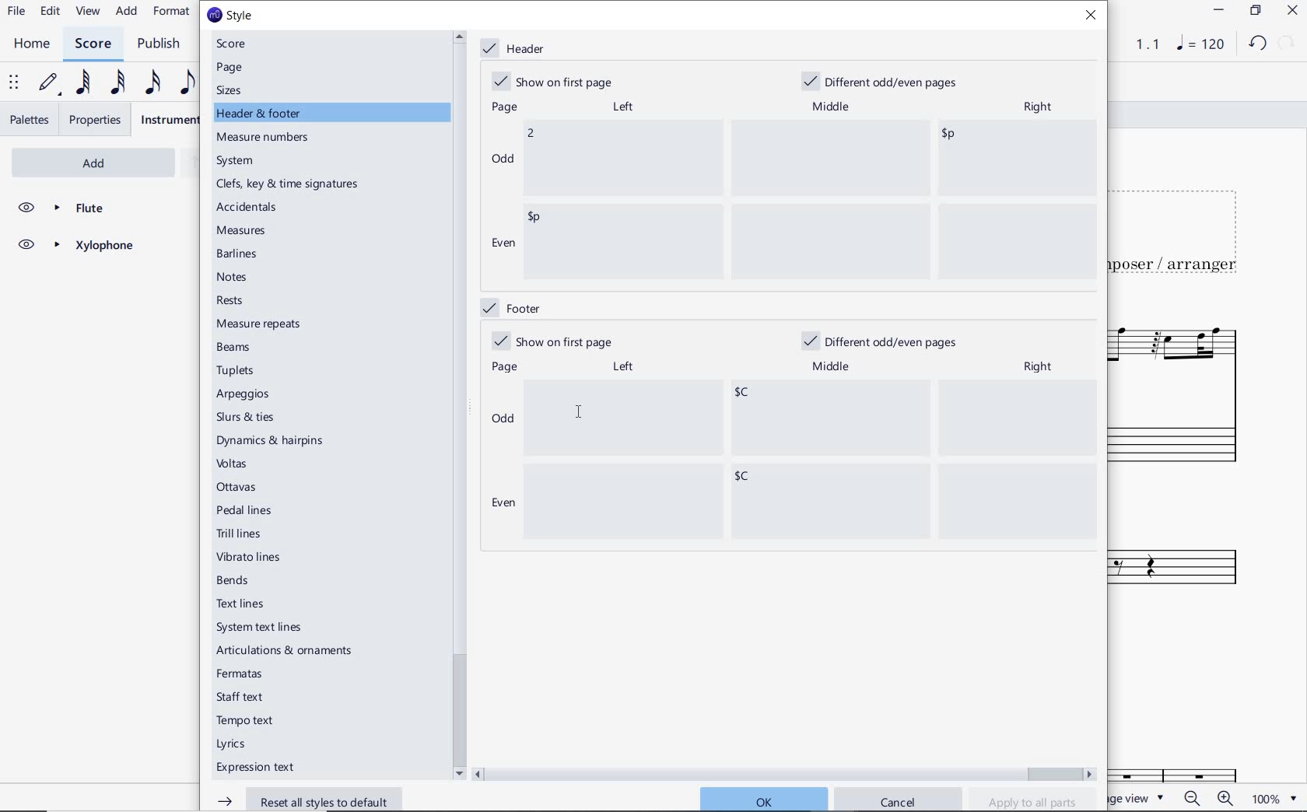 This screenshot has height=812, width=1307. Describe the element at coordinates (811, 200) in the screenshot. I see `data entered "2"` at that location.